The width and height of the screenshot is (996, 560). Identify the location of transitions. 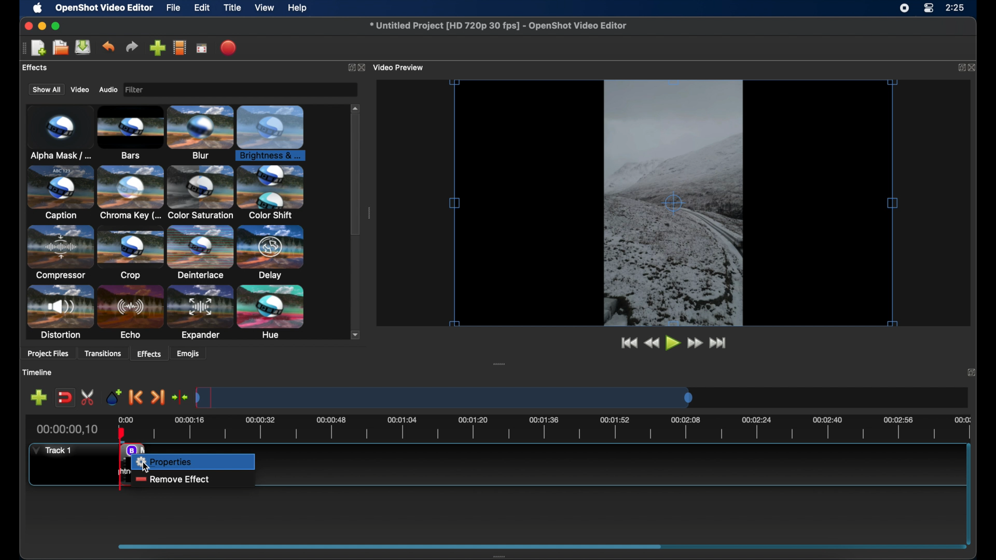
(105, 353).